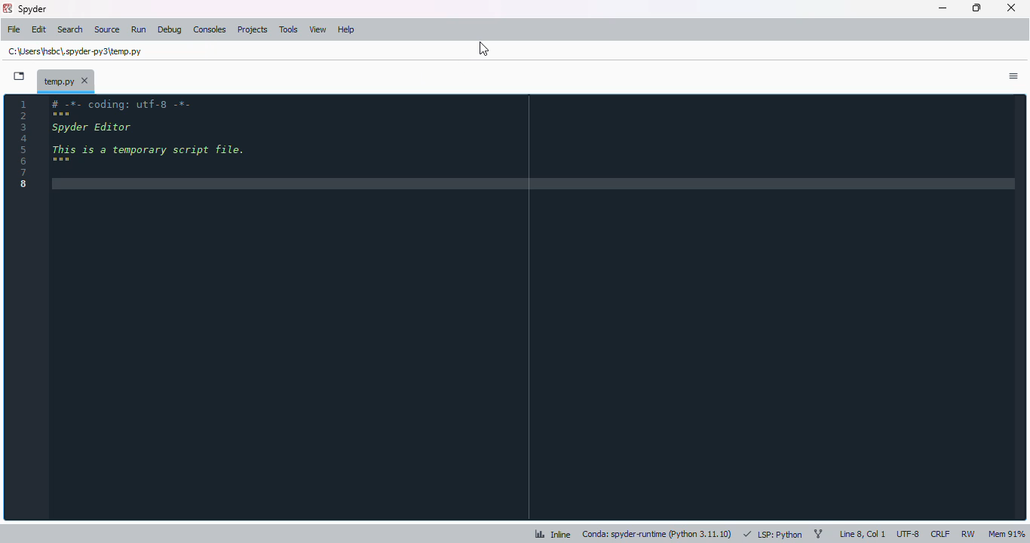 Image resolution: width=1030 pixels, height=543 pixels. What do you see at coordinates (940, 533) in the screenshot?
I see `CRLF` at bounding box center [940, 533].